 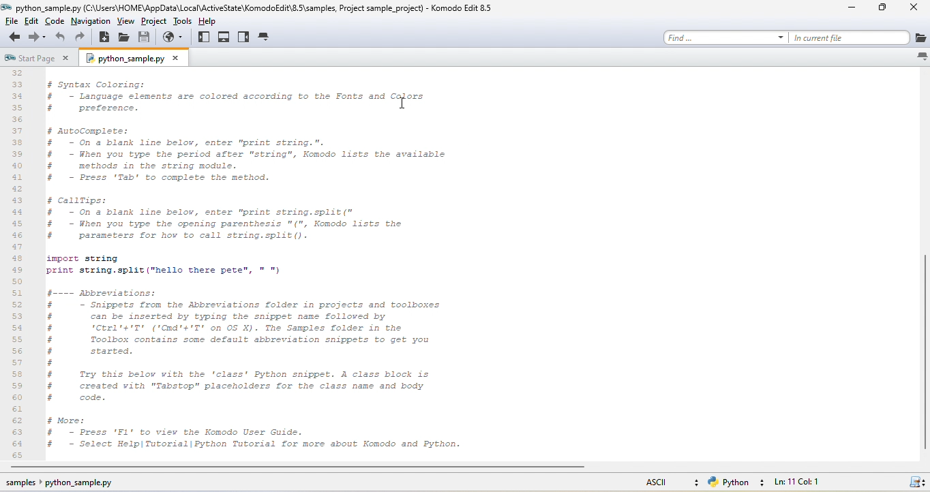 I want to click on navigation, so click(x=90, y=22).